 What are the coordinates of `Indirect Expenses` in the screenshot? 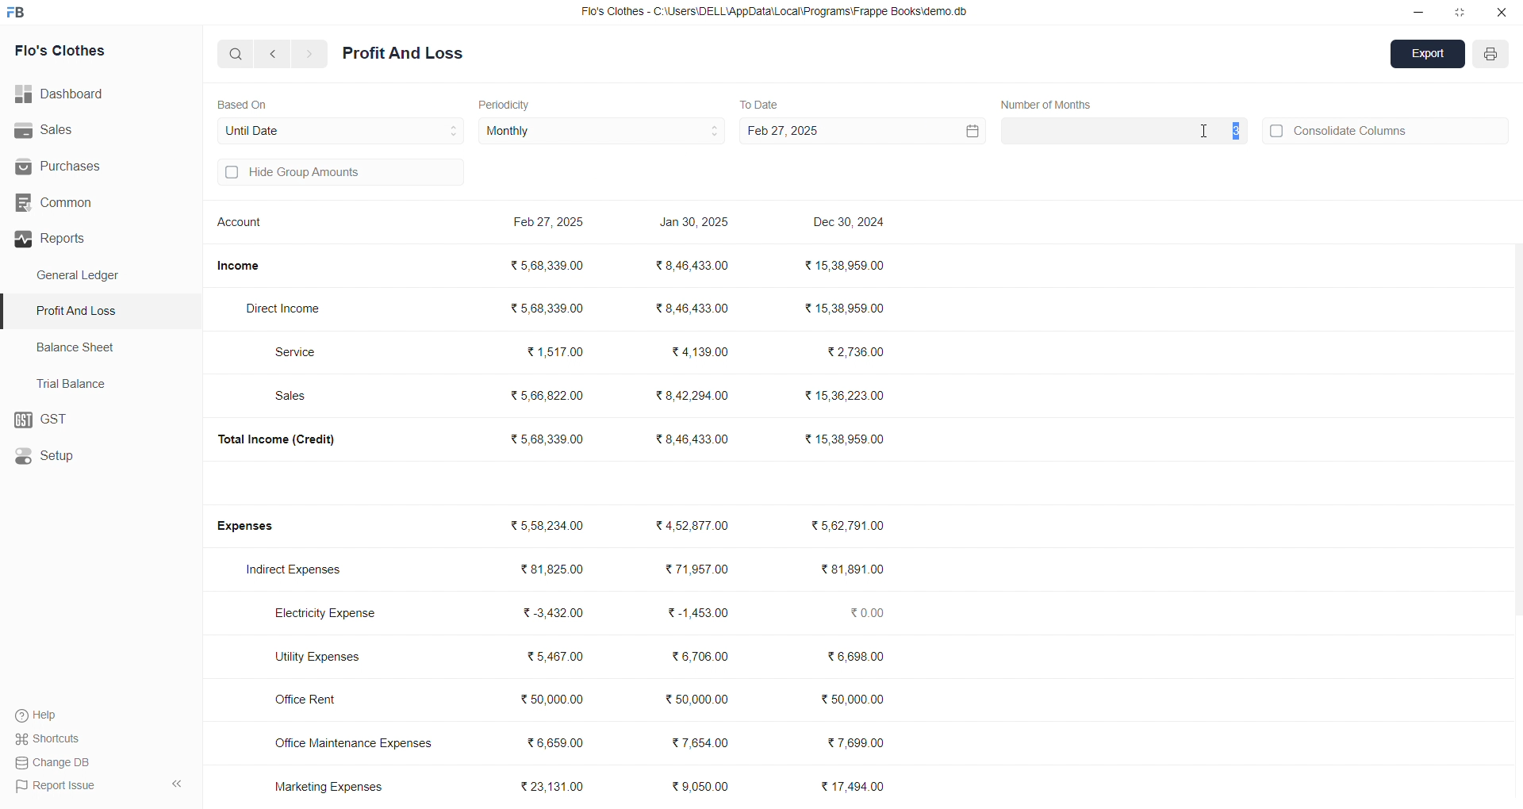 It's located at (299, 571).